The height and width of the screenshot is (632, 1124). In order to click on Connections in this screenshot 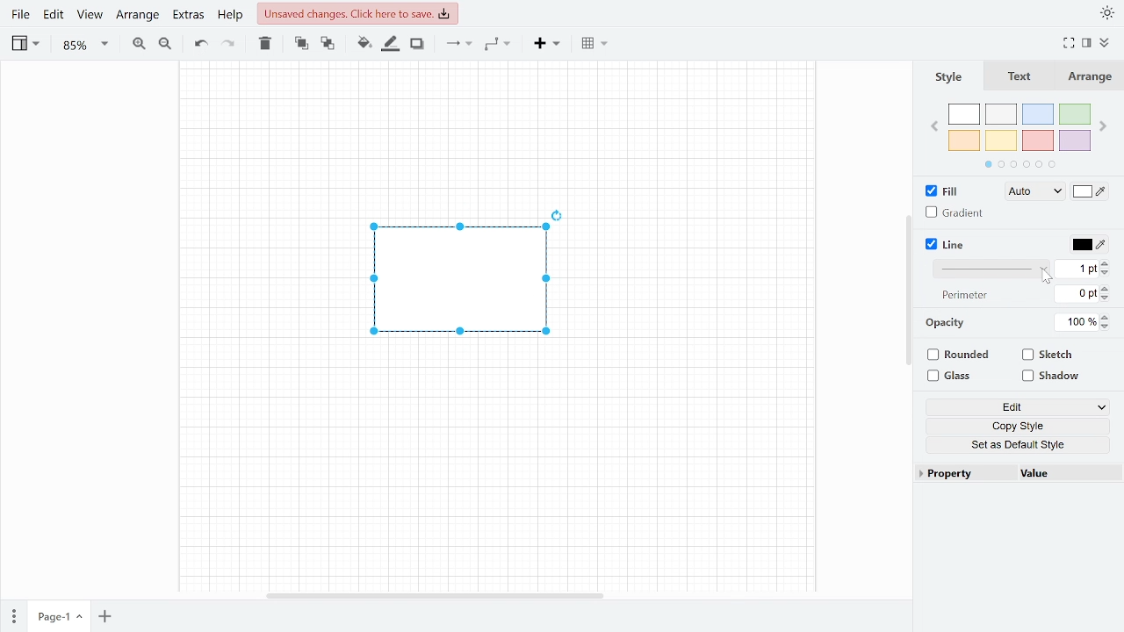, I will do `click(459, 45)`.